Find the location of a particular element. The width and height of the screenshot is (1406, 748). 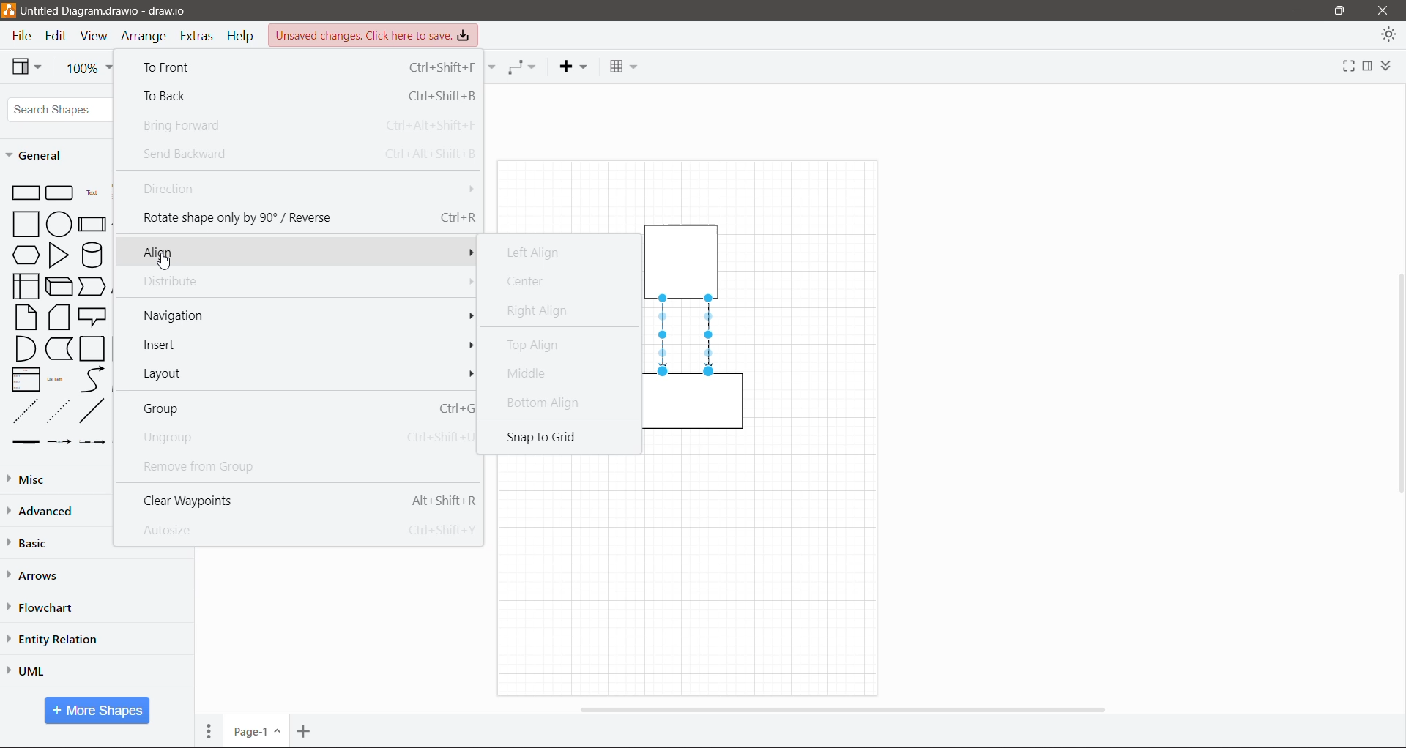

Container is located at coordinates (93, 349).